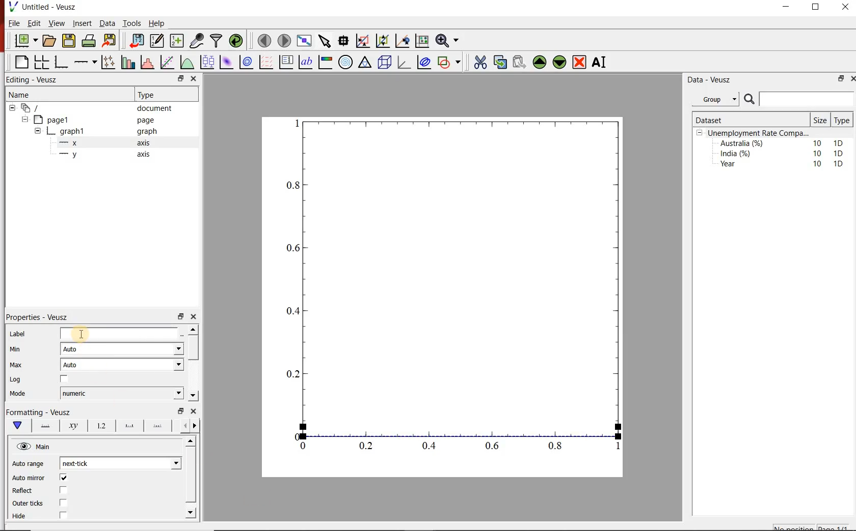 The image size is (856, 531). What do you see at coordinates (108, 23) in the screenshot?
I see `Data` at bounding box center [108, 23].